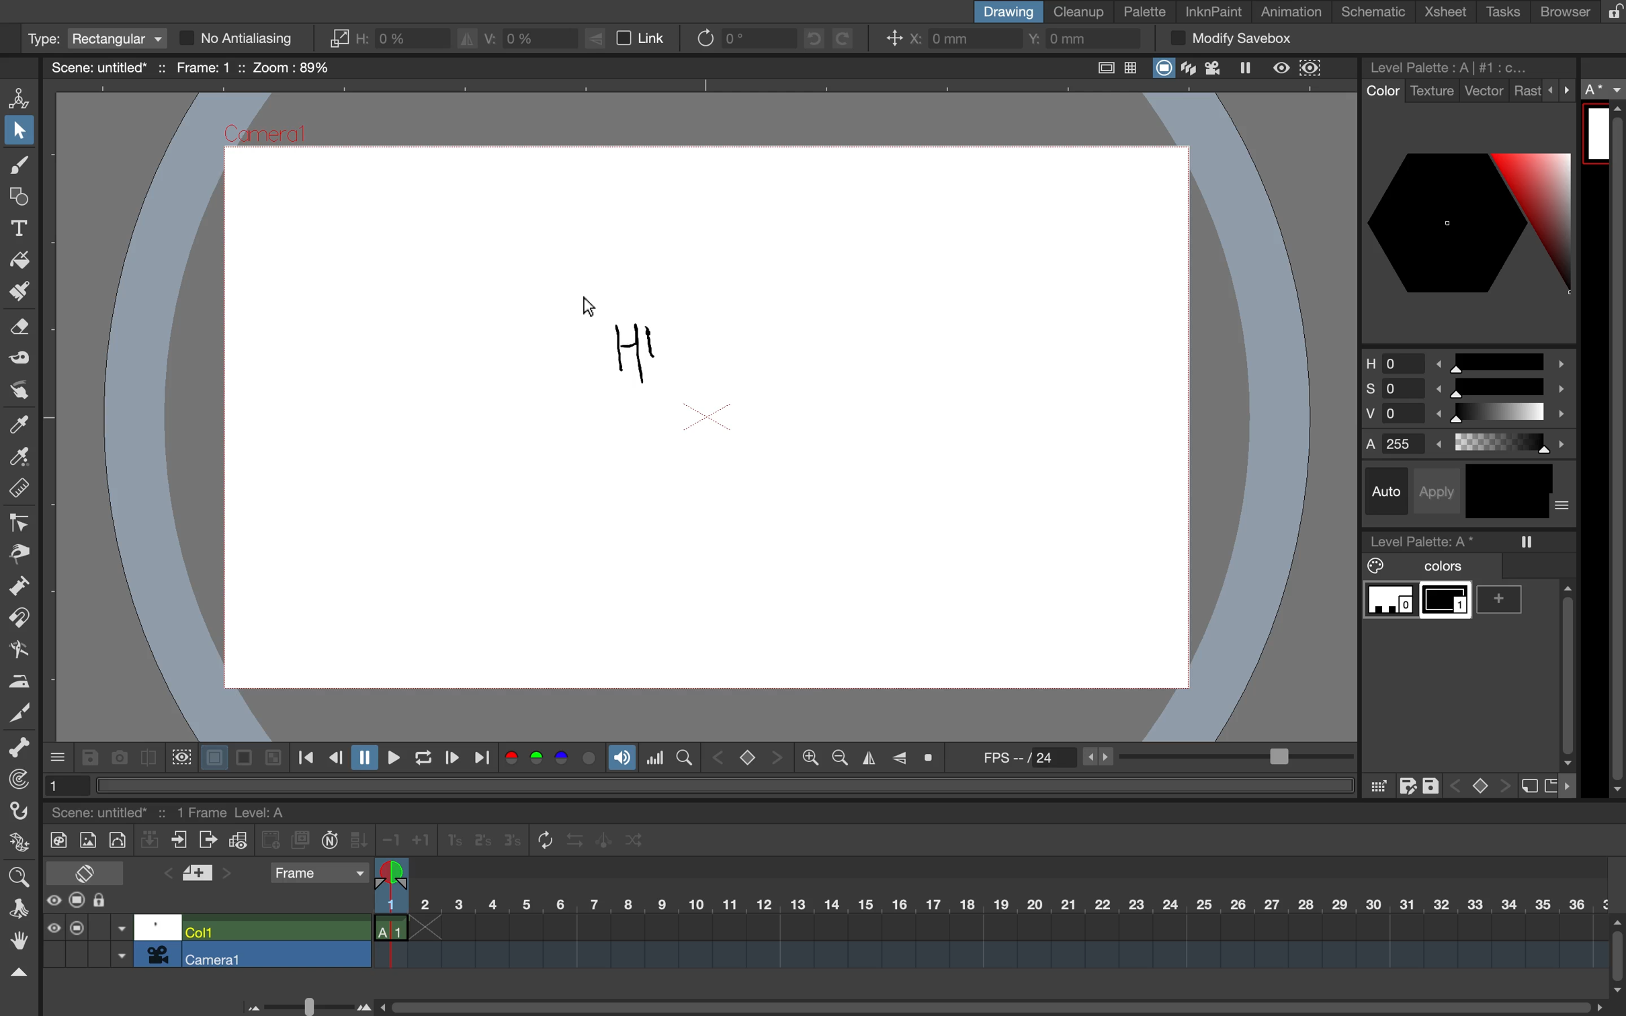 This screenshot has width=1626, height=1016. Describe the element at coordinates (335, 759) in the screenshot. I see `previous frame` at that location.